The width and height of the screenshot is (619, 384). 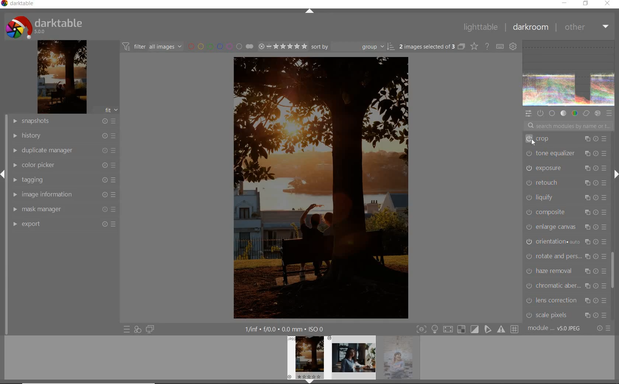 I want to click on search modules, so click(x=567, y=126).